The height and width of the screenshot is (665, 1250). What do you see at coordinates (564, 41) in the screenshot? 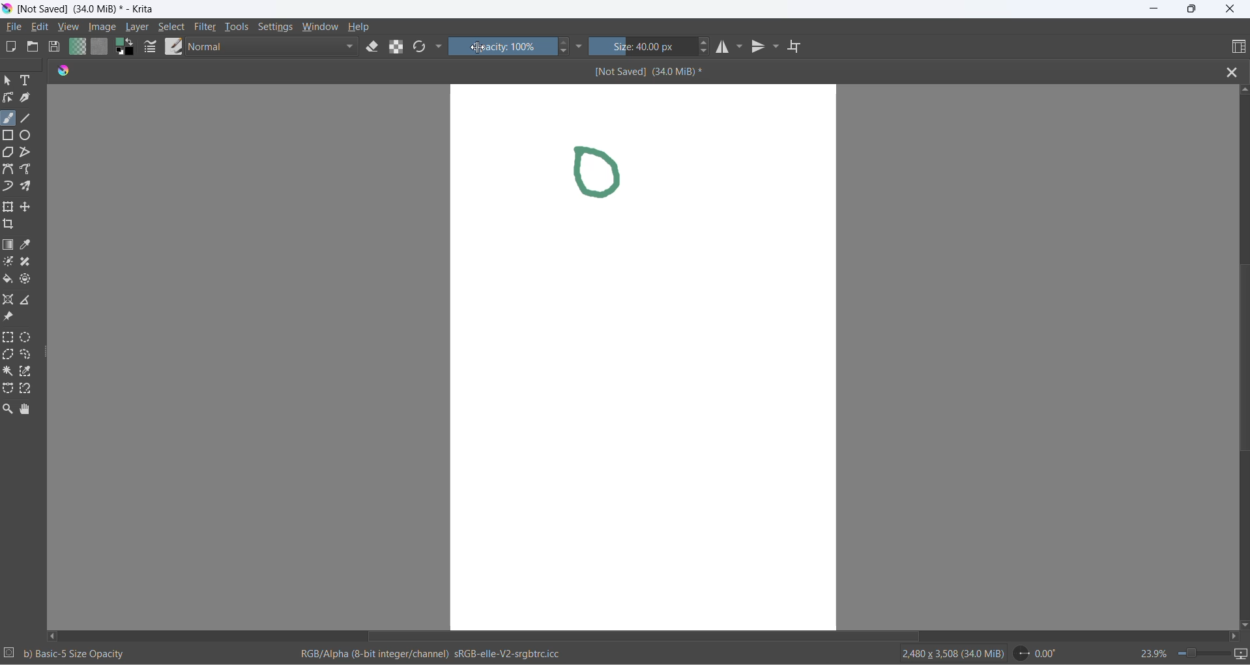
I see `increase opacity button` at bounding box center [564, 41].